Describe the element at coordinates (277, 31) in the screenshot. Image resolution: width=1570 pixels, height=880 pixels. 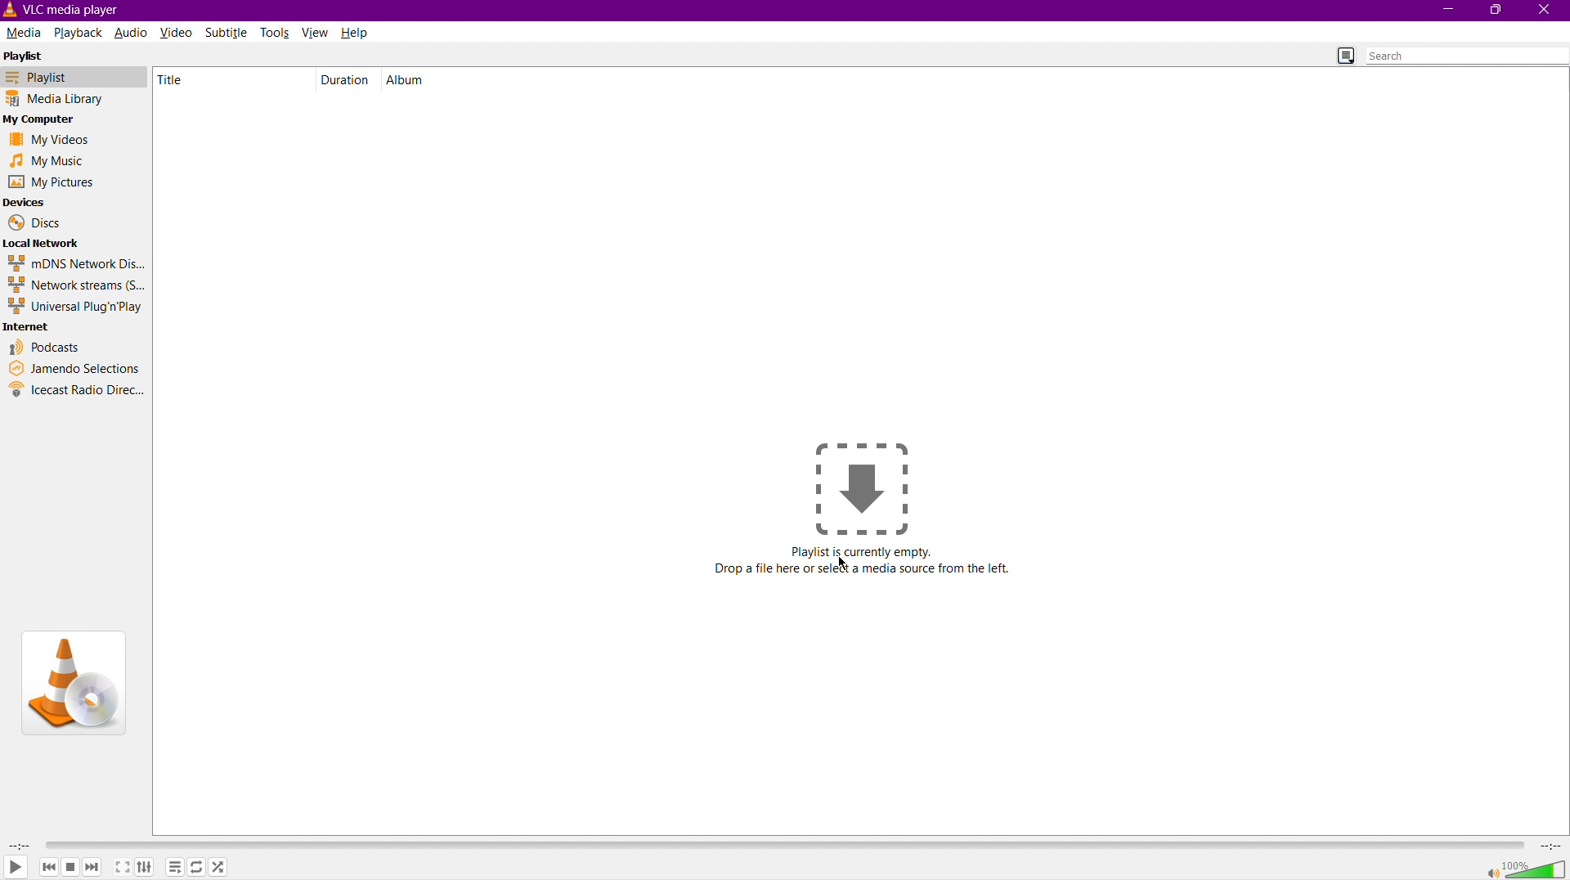
I see `Tools` at that location.